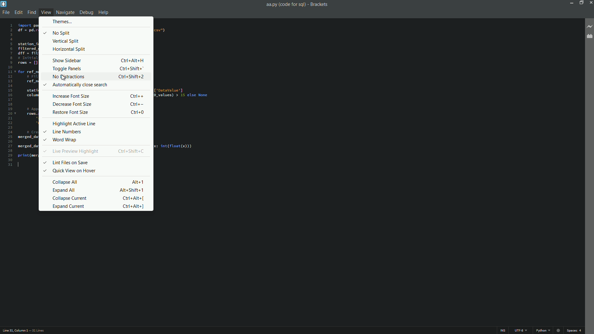 The height and width of the screenshot is (334, 594). I want to click on Selected, so click(43, 84).